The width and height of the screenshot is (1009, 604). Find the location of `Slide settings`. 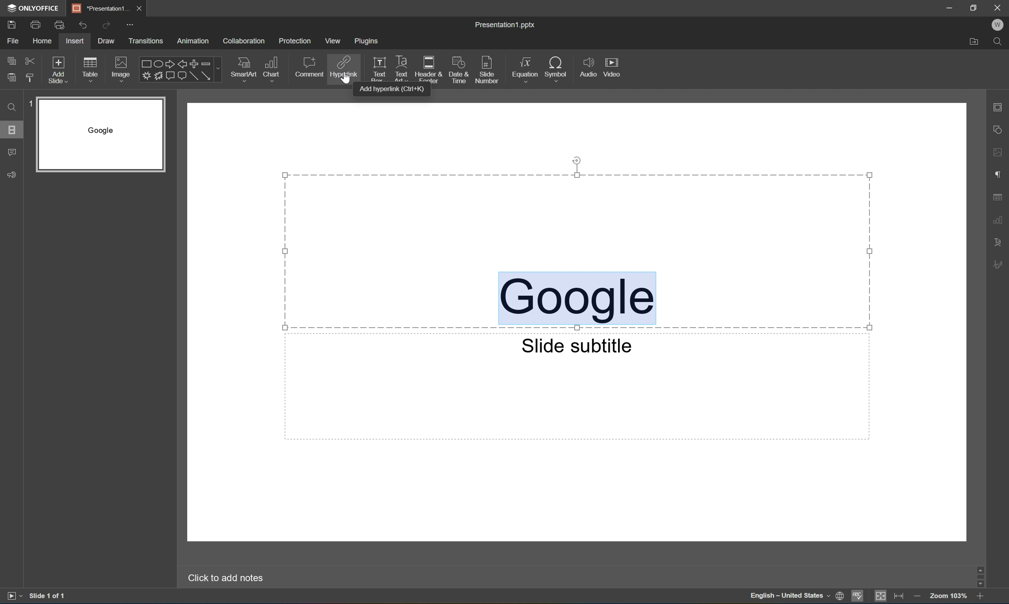

Slide settings is located at coordinates (999, 107).